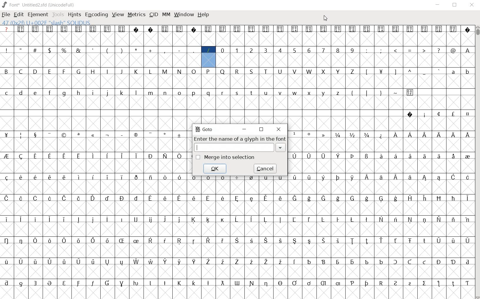 This screenshot has height=299, width=480. What do you see at coordinates (21, 157) in the screenshot?
I see `glyph` at bounding box center [21, 157].